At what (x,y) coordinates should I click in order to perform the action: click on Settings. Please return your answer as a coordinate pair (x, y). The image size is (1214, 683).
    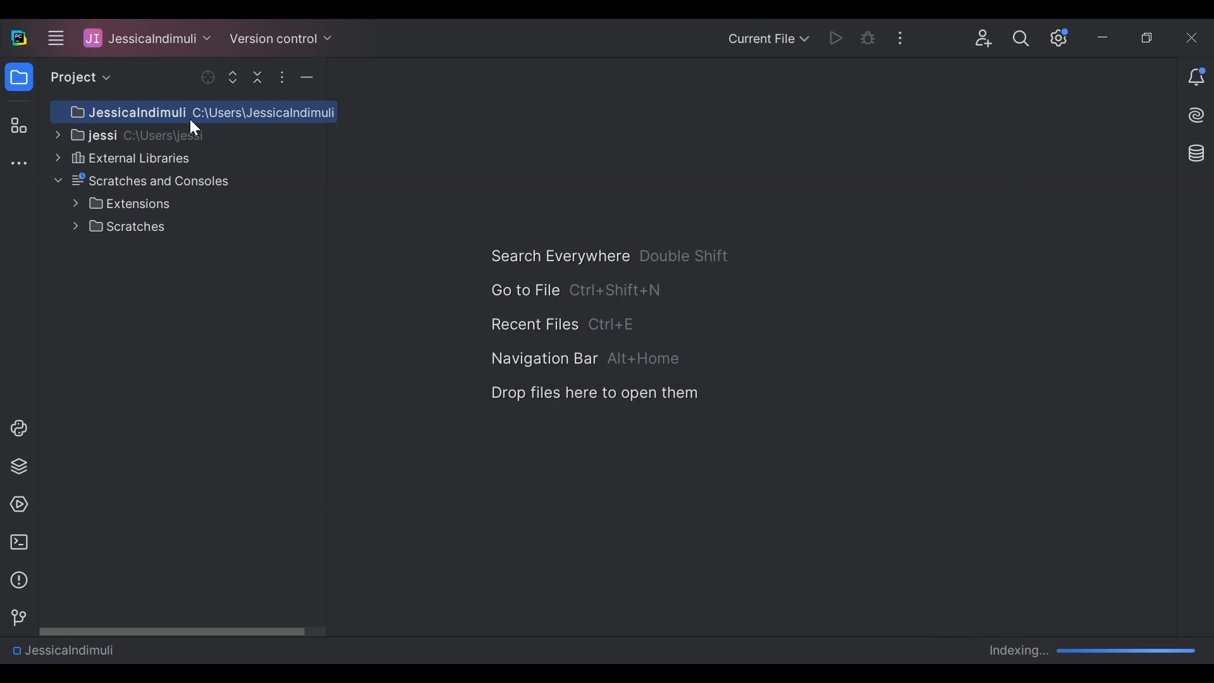
    Looking at the image, I should click on (1060, 38).